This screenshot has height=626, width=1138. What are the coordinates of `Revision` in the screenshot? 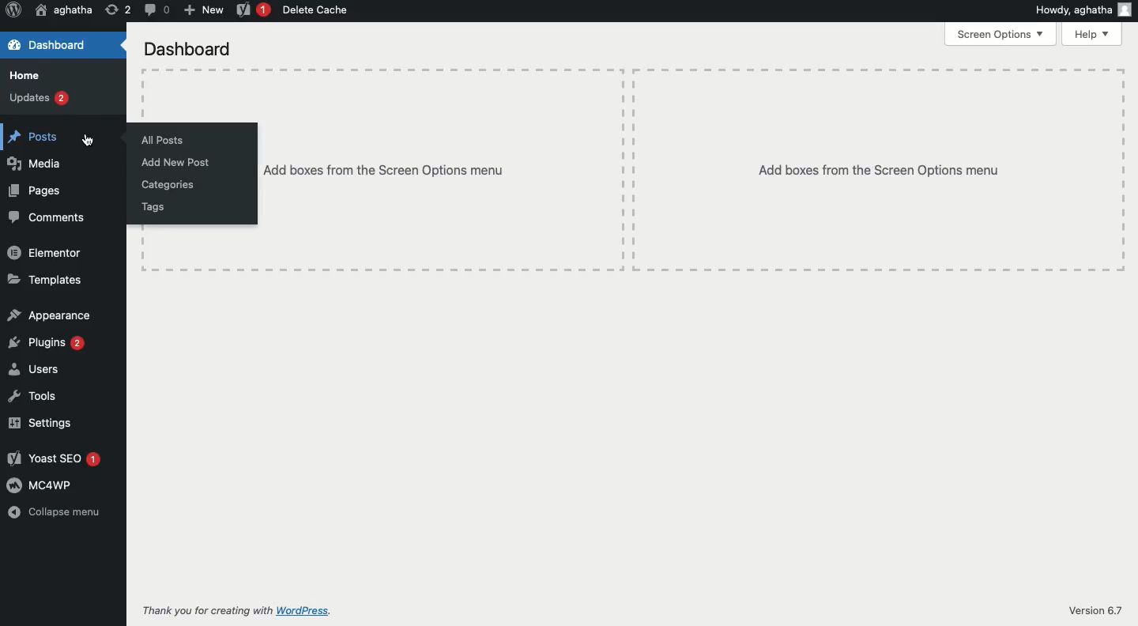 It's located at (118, 9).